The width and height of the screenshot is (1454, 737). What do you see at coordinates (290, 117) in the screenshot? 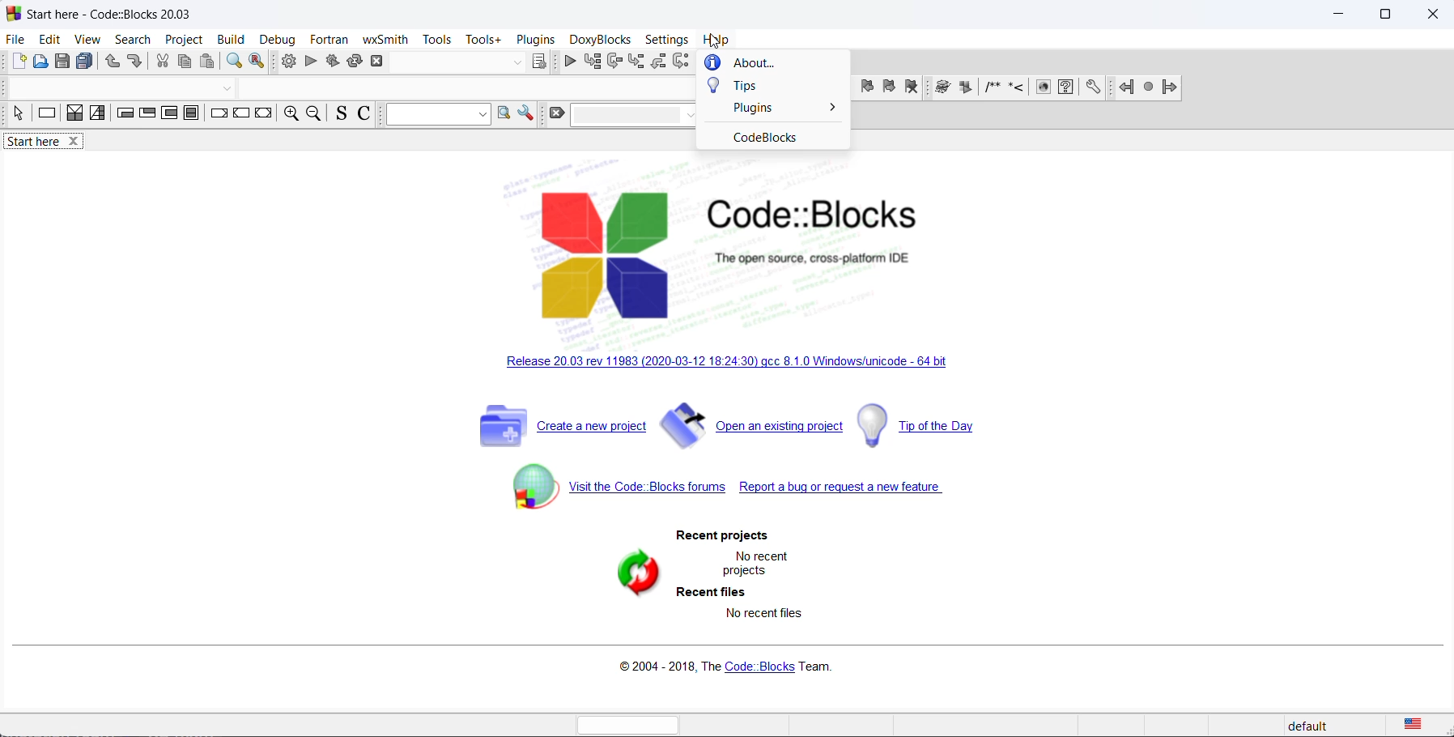
I see `zoom in` at bounding box center [290, 117].